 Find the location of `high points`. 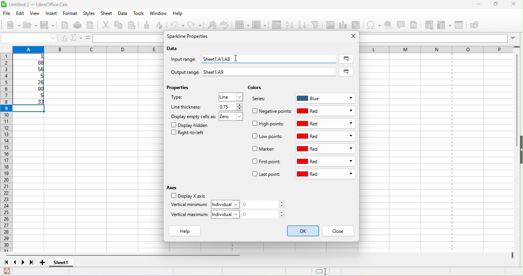

high points is located at coordinates (269, 125).